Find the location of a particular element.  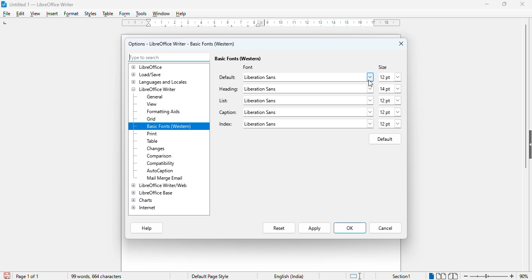

center tab is located at coordinates (216, 28).